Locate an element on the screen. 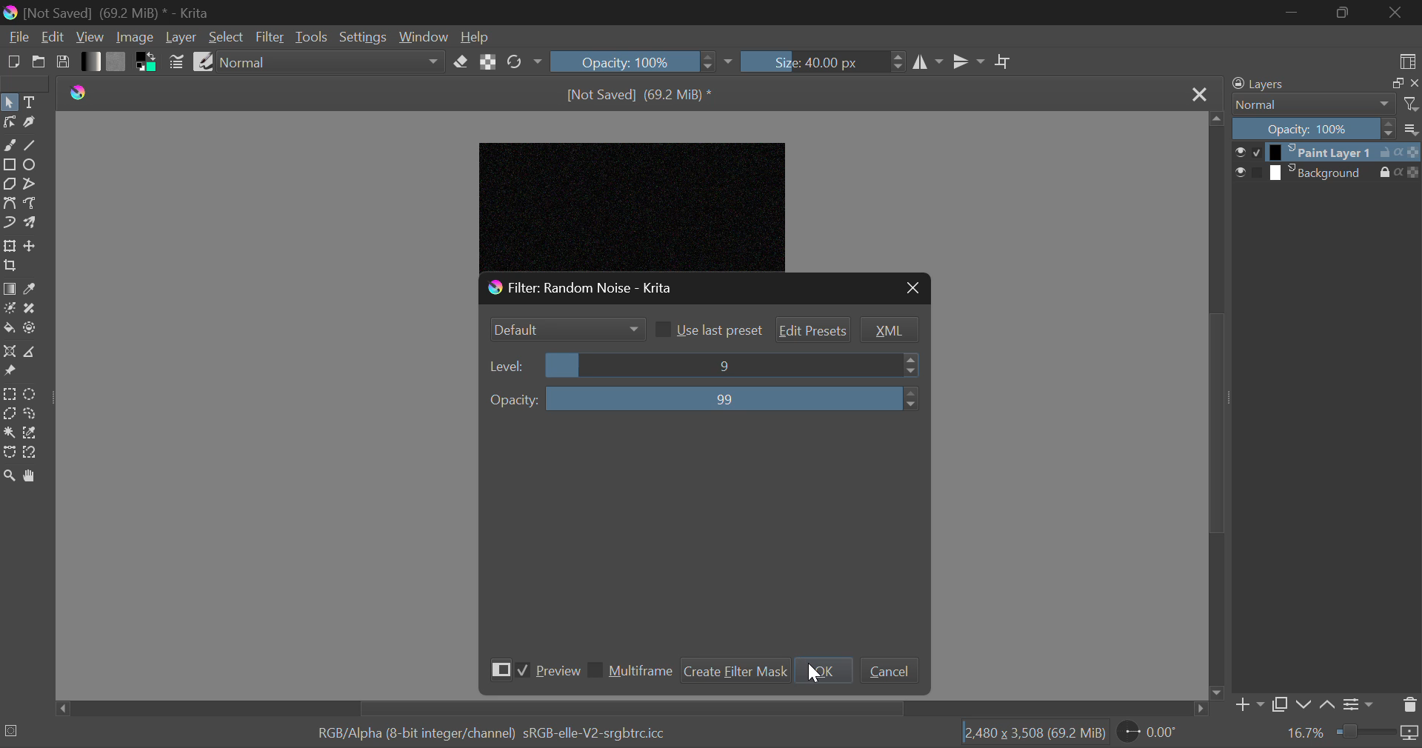 The image size is (1422, 748). maximize is located at coordinates (1389, 83).